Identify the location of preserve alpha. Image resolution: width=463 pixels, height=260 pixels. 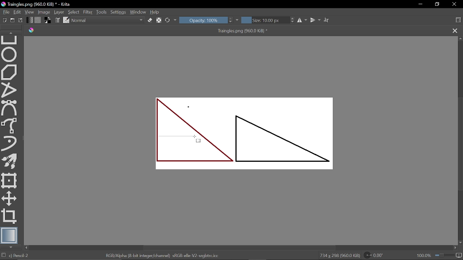
(159, 21).